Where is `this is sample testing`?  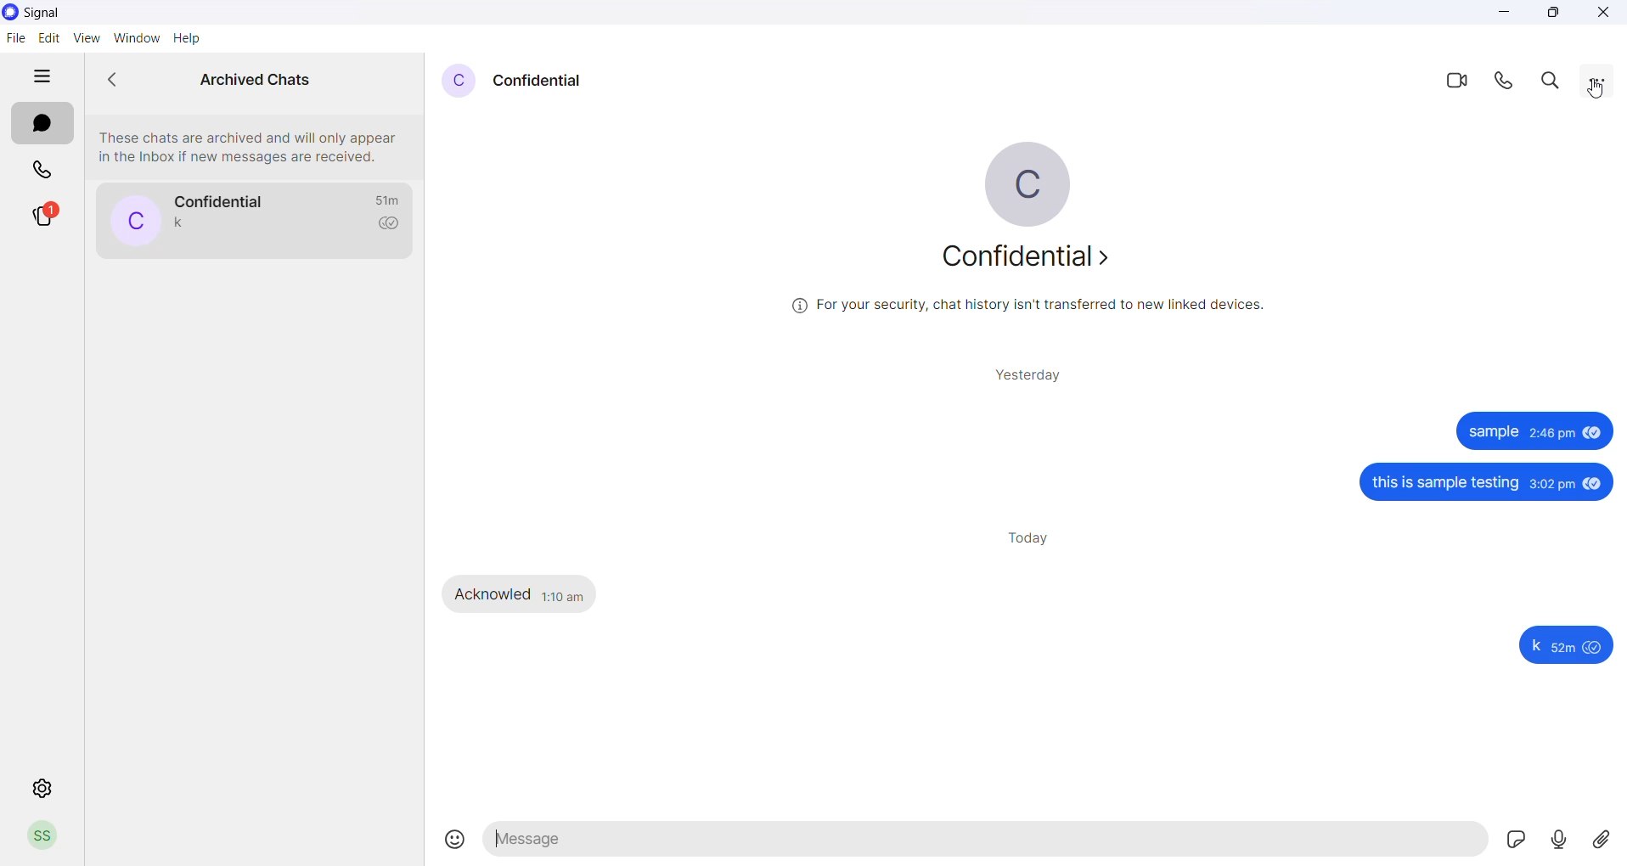 this is sample testing is located at coordinates (1444, 484).